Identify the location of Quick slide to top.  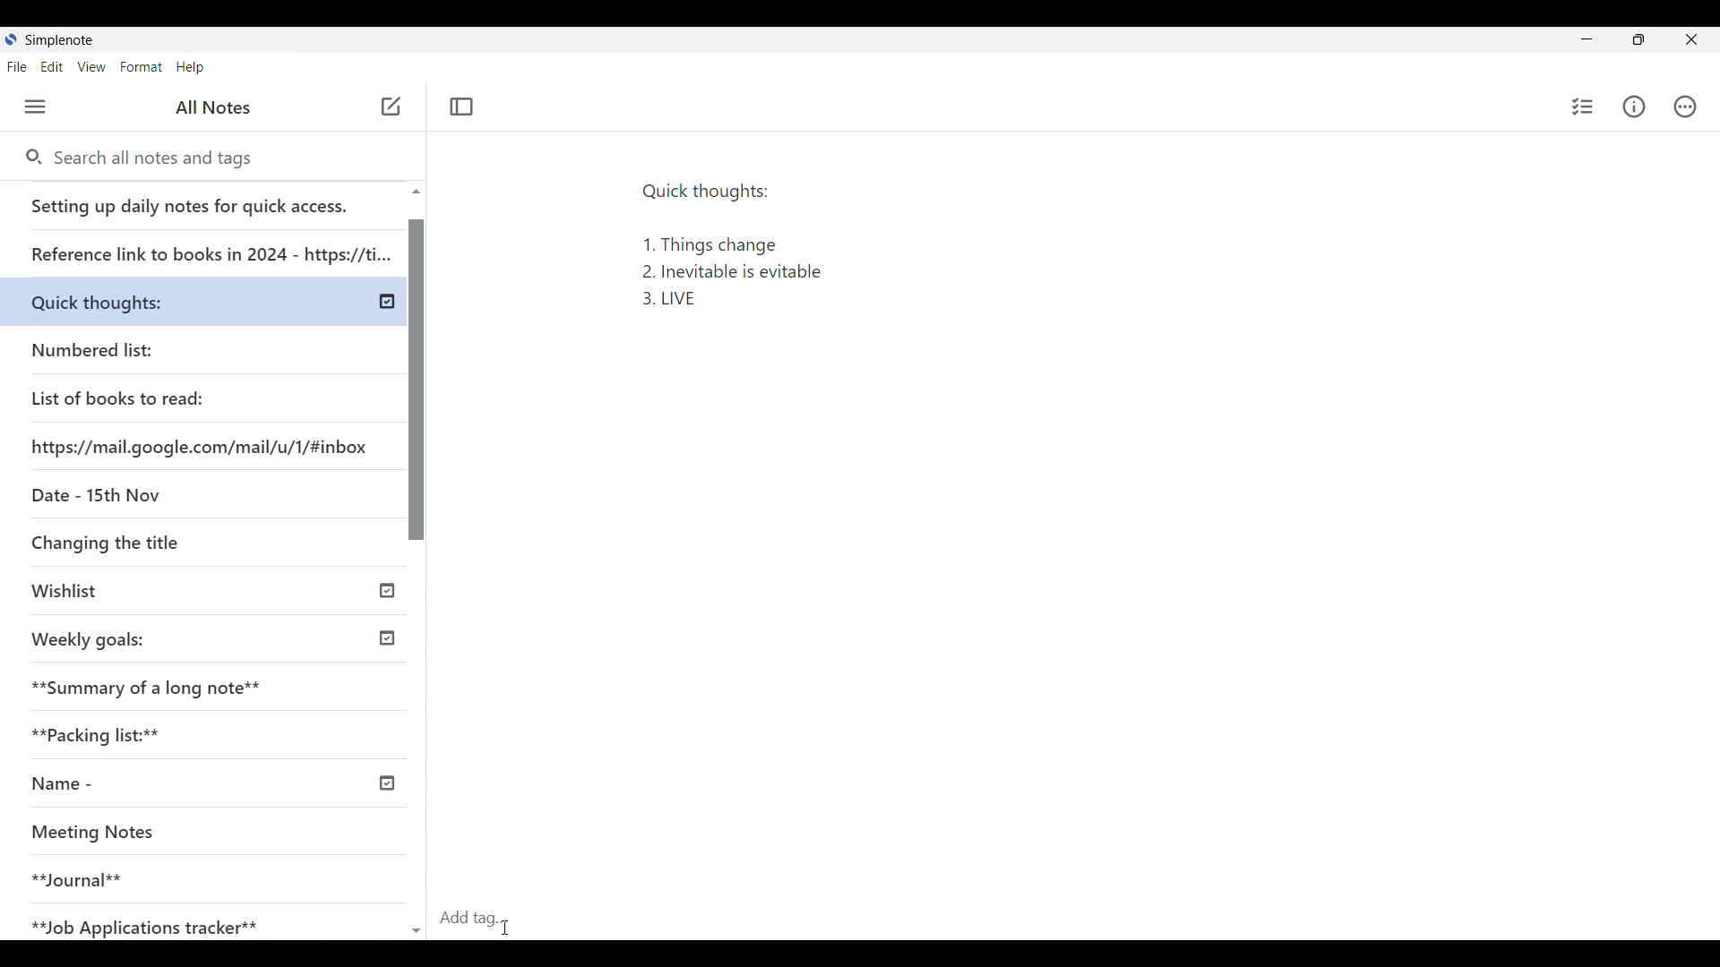
(416, 192).